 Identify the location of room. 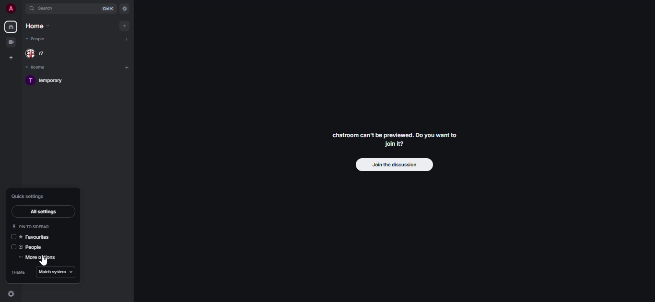
(47, 81).